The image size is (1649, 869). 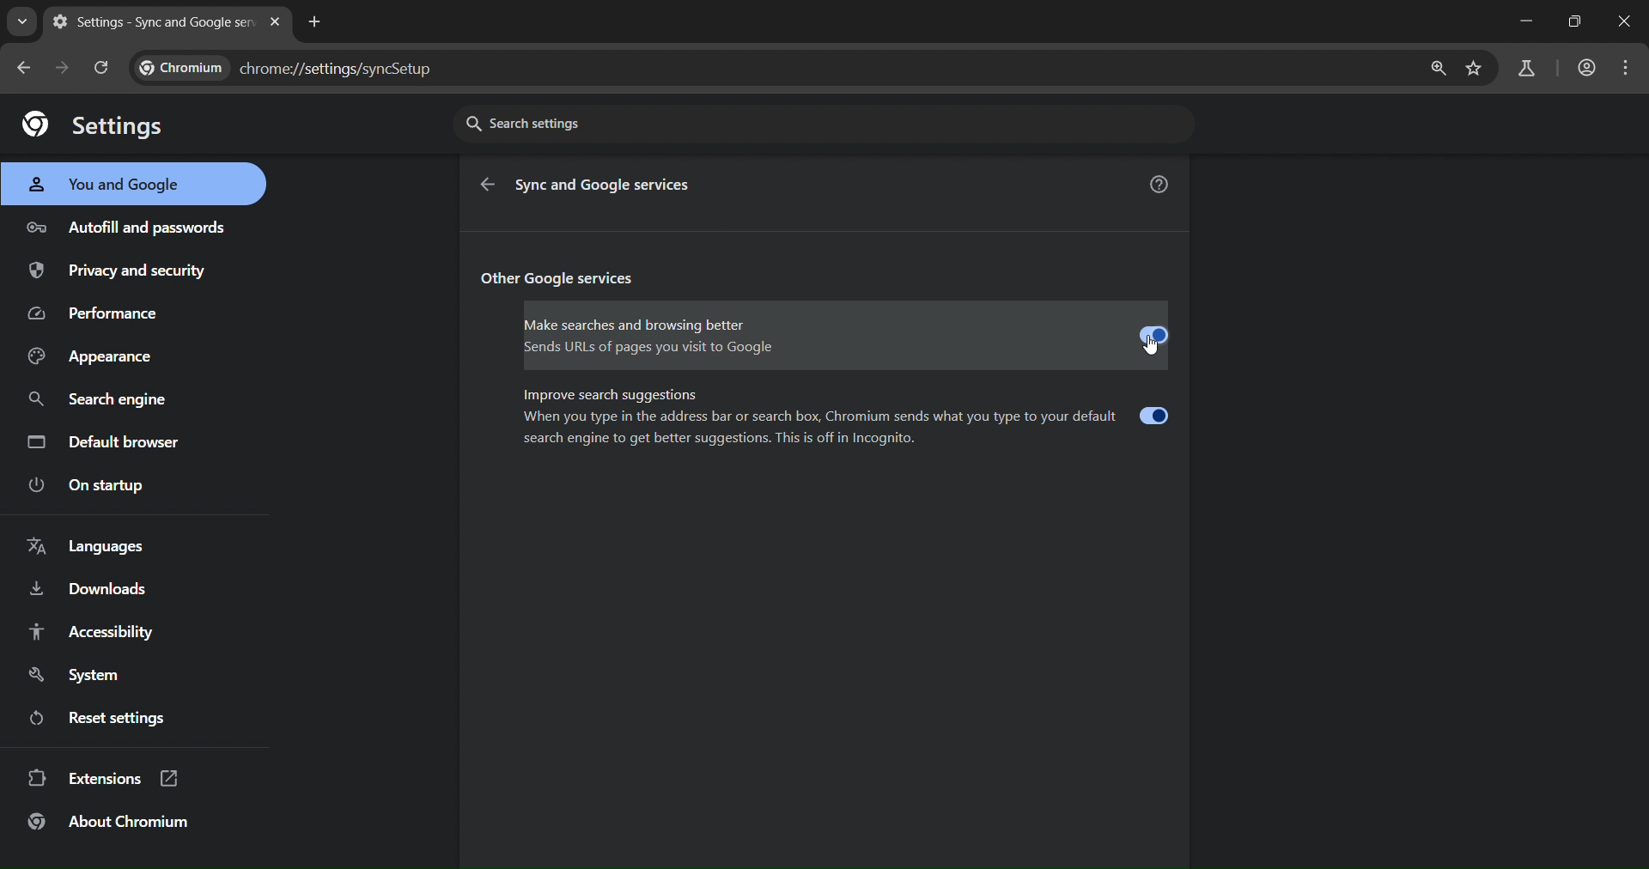 What do you see at coordinates (92, 632) in the screenshot?
I see `accessibility` at bounding box center [92, 632].